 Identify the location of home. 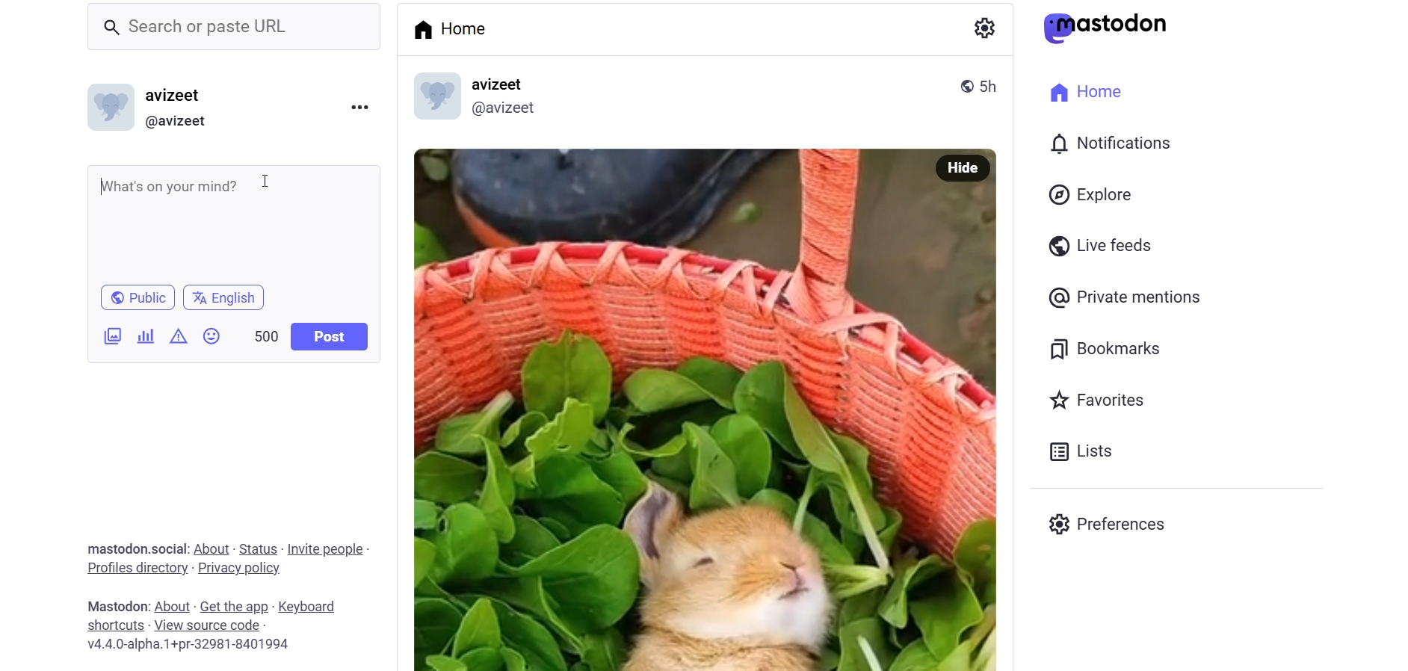
(448, 27).